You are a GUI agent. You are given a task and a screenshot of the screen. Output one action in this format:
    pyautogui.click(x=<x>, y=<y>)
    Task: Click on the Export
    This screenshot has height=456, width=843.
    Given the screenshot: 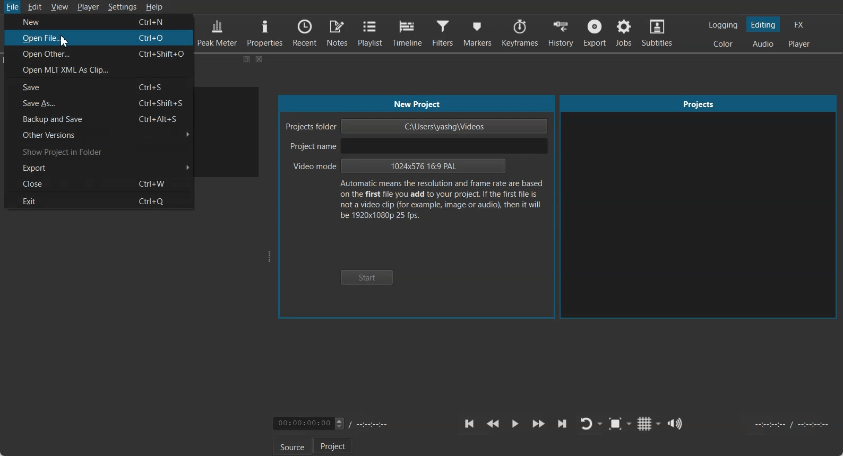 What is the action you would take?
    pyautogui.click(x=99, y=169)
    